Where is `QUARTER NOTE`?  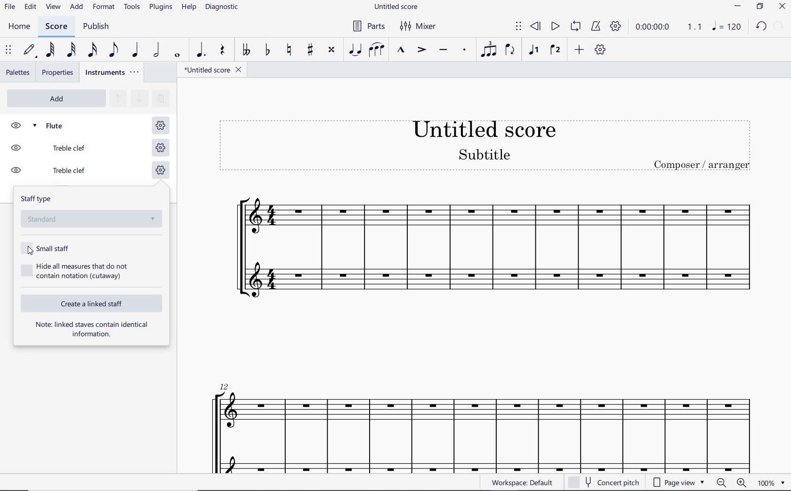
QUARTER NOTE is located at coordinates (136, 50).